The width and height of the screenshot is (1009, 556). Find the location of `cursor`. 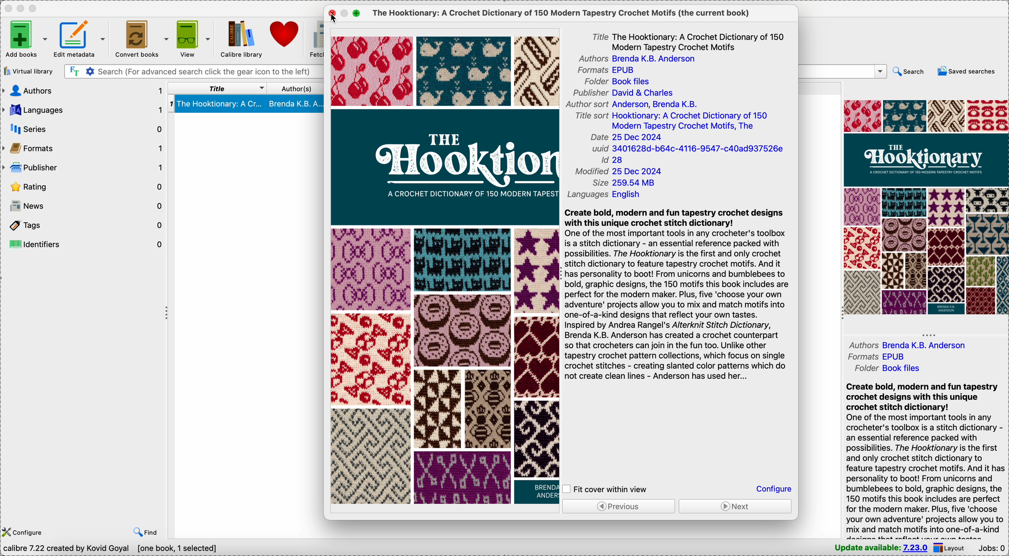

cursor is located at coordinates (336, 19).